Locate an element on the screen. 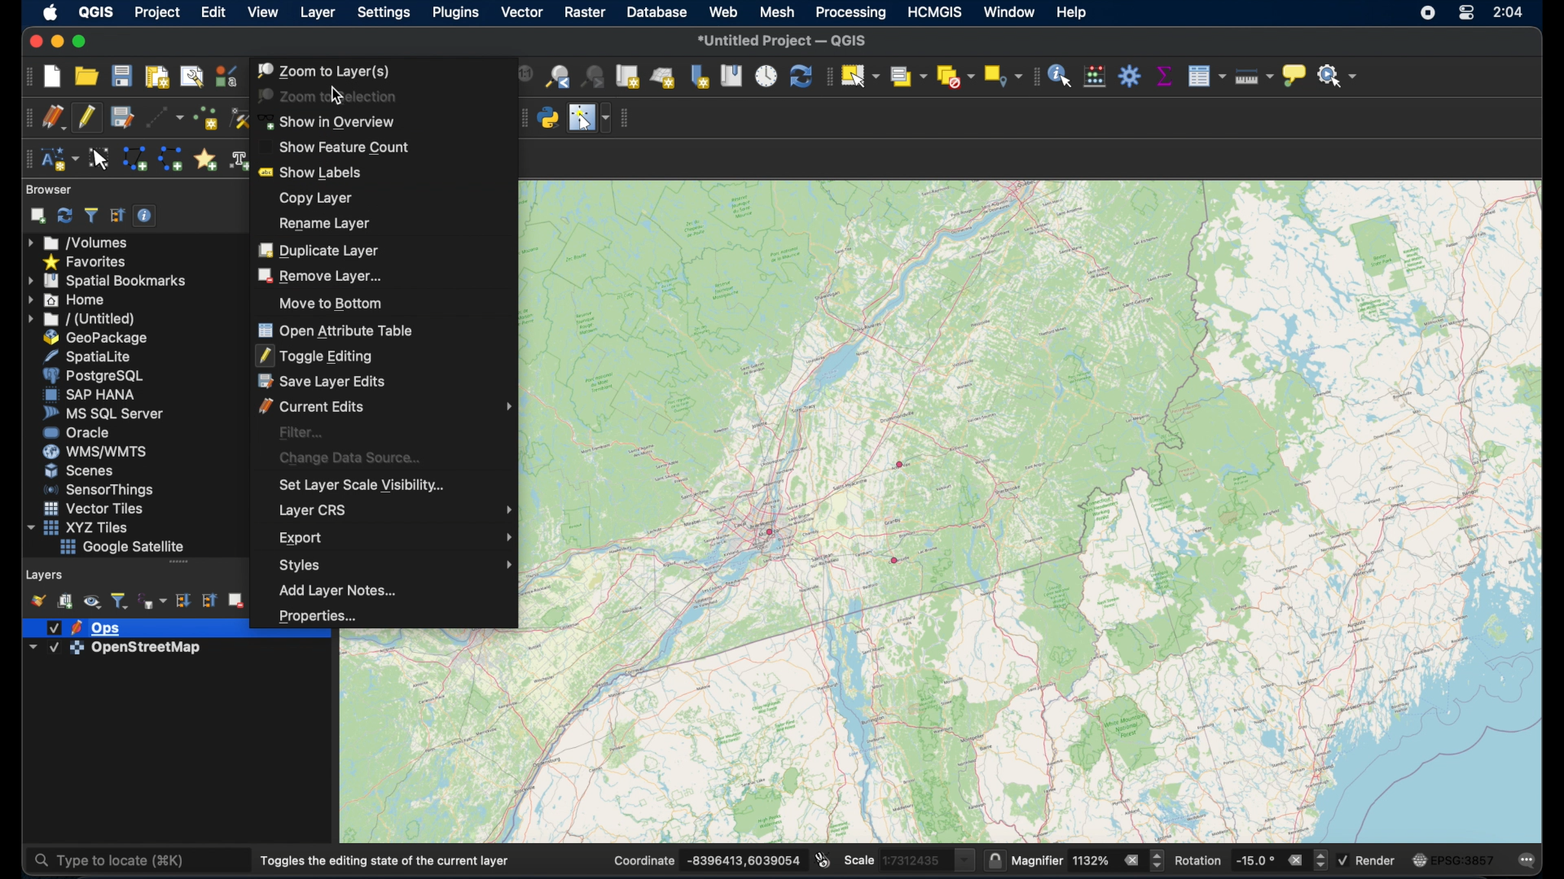 This screenshot has width=1564, height=879. view is located at coordinates (261, 12).